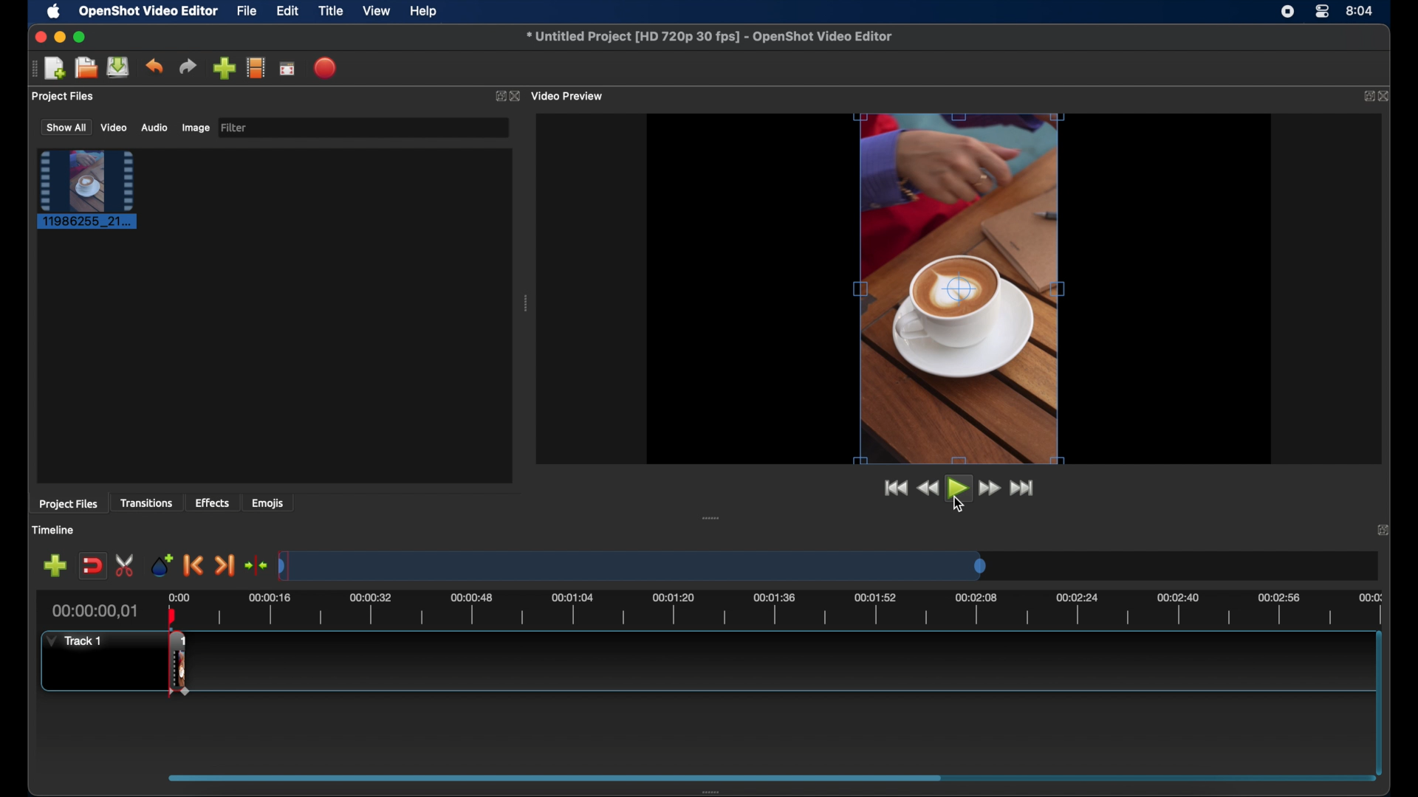 Image resolution: width=1418 pixels, height=797 pixels. I want to click on new project, so click(56, 67).